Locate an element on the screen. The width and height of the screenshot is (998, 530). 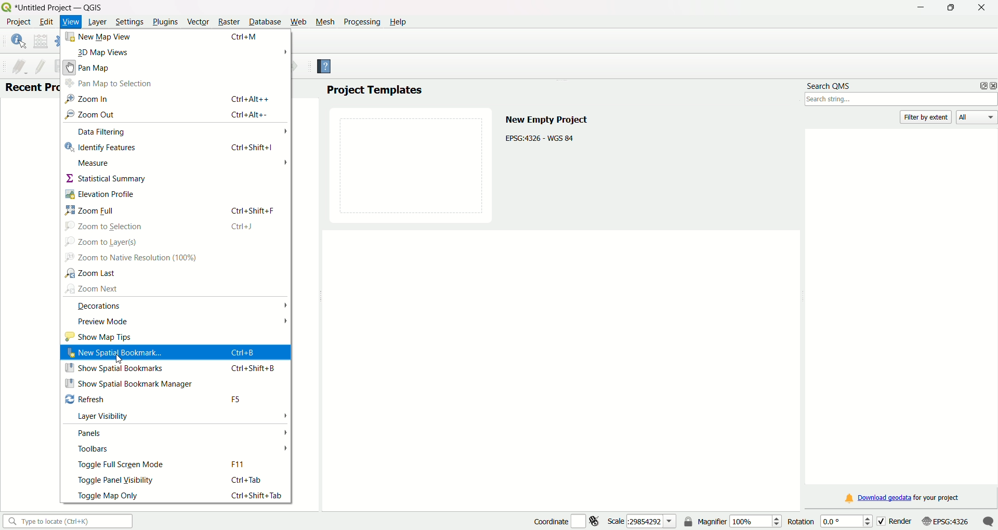
pan to map is located at coordinates (109, 84).